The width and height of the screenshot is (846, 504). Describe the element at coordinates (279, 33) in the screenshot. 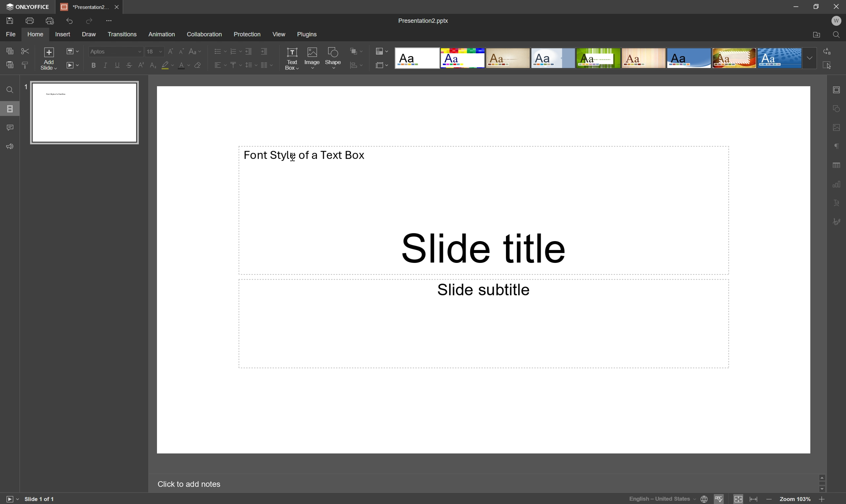

I see `View` at that location.